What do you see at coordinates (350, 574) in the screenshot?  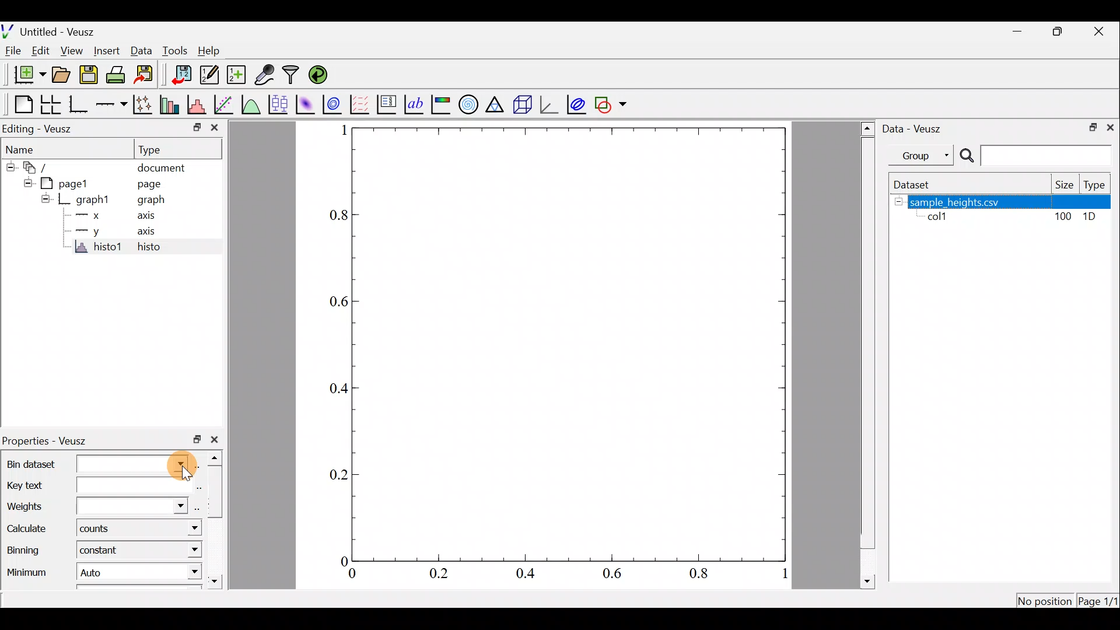 I see `0` at bounding box center [350, 574].